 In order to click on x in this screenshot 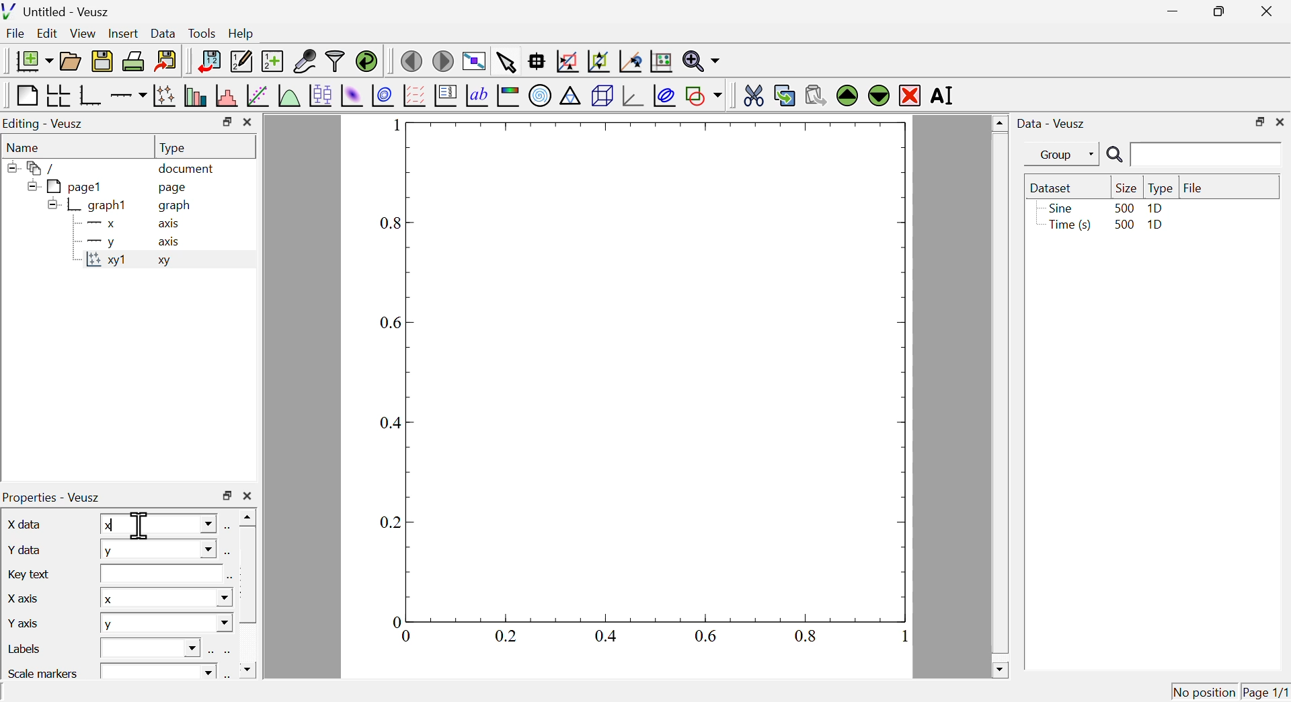, I will do `click(97, 225)`.